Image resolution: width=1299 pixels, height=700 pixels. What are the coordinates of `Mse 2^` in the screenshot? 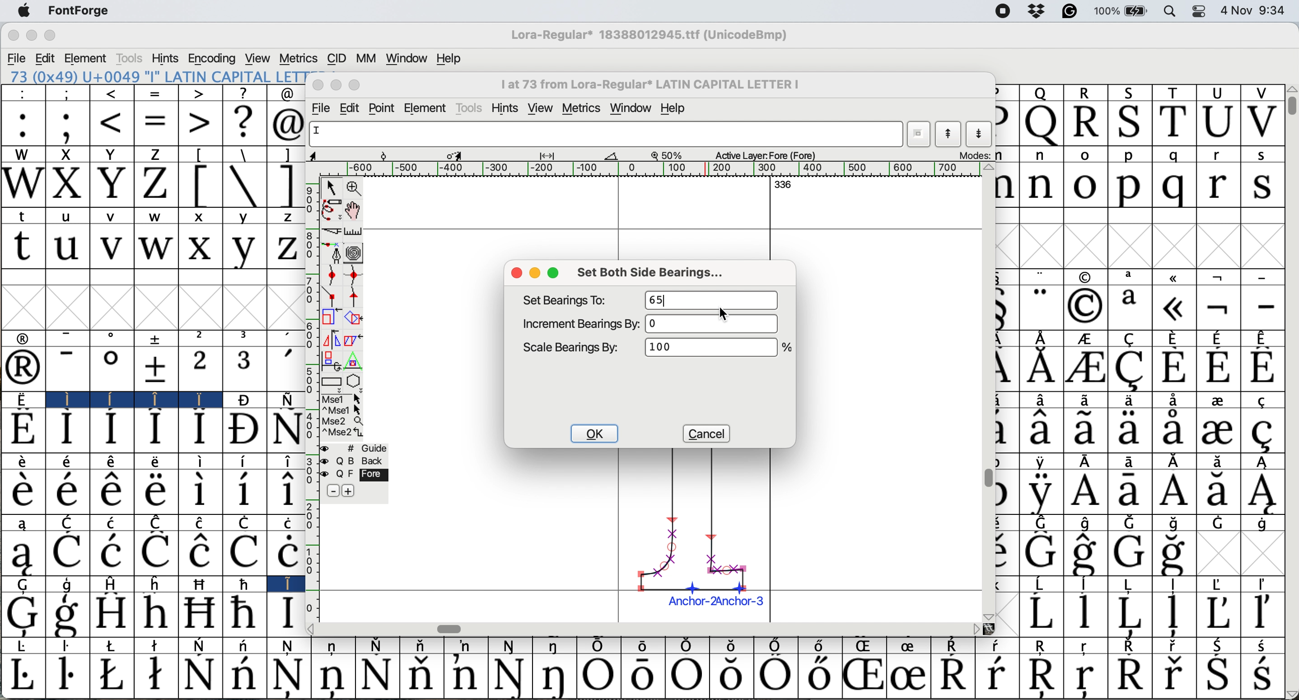 It's located at (343, 432).